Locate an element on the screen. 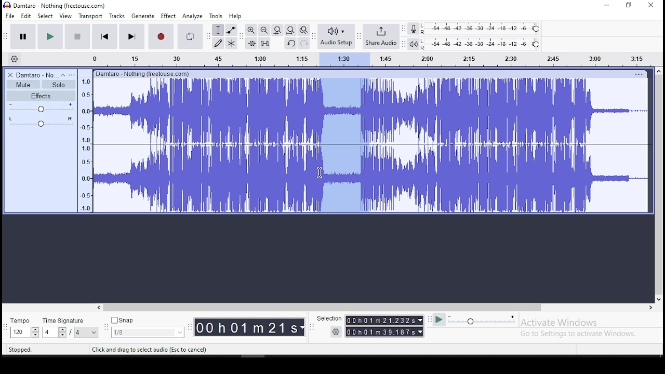 The height and width of the screenshot is (374, 665). timeline settings is located at coordinates (14, 58).